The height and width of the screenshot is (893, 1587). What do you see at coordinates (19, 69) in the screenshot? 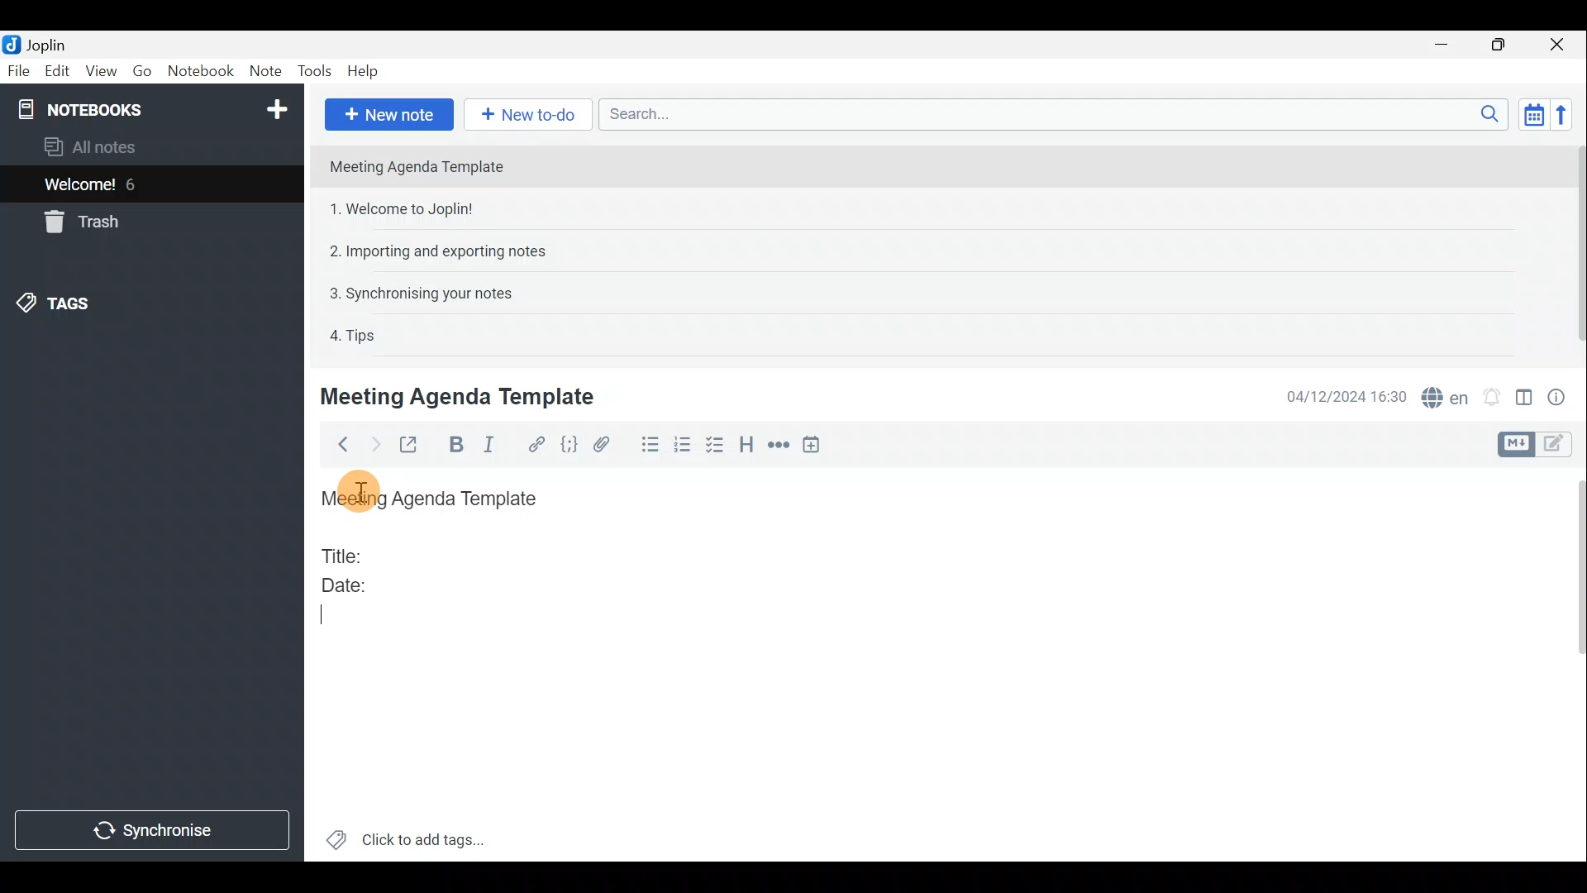
I see `File` at bounding box center [19, 69].